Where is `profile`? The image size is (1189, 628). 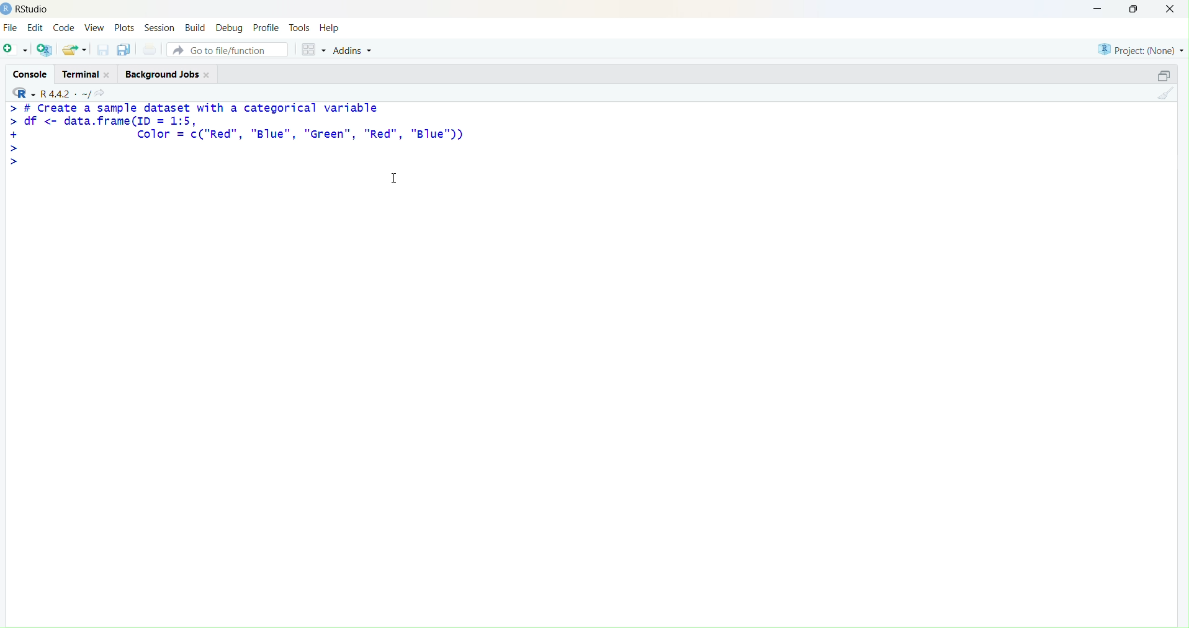 profile is located at coordinates (268, 28).